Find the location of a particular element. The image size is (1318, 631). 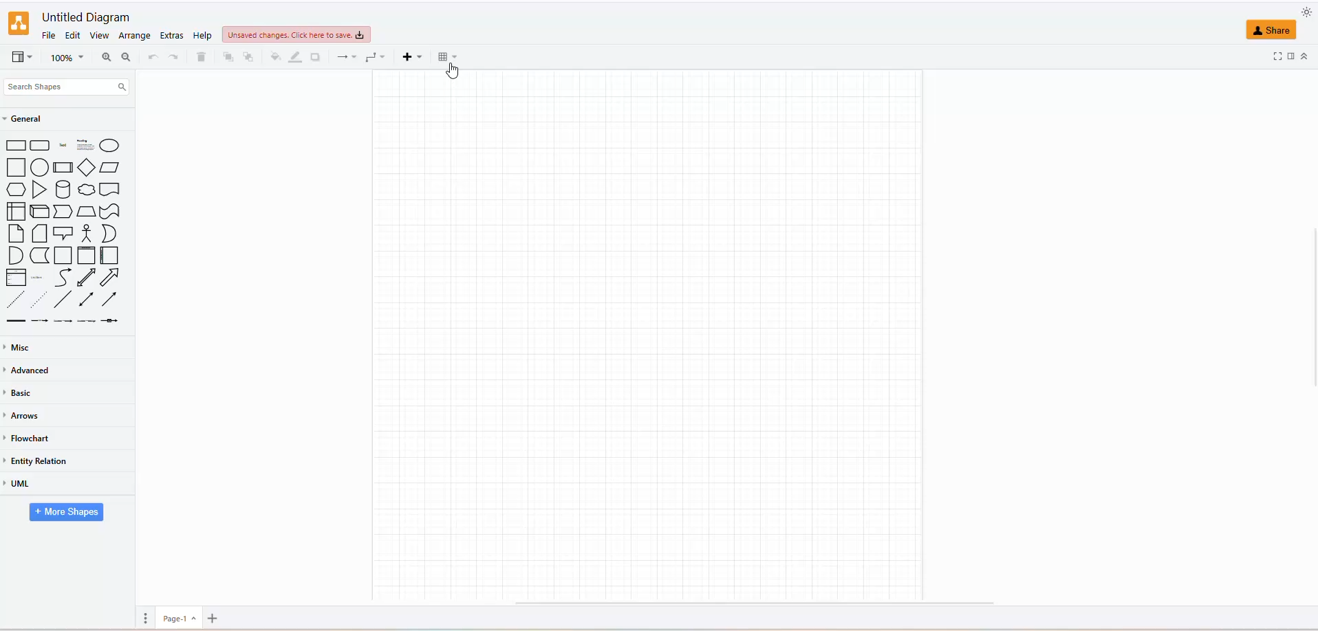

fill color is located at coordinates (277, 56).